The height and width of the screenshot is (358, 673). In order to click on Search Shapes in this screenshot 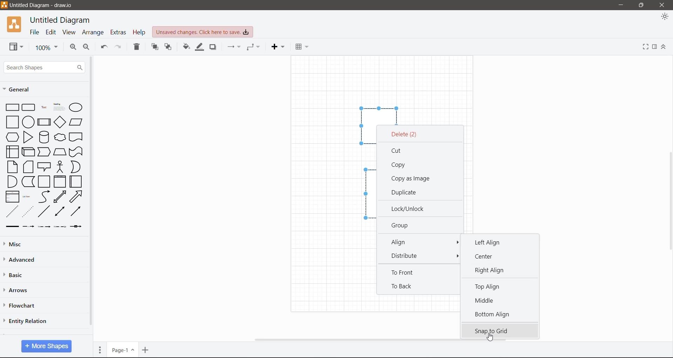, I will do `click(44, 67)`.